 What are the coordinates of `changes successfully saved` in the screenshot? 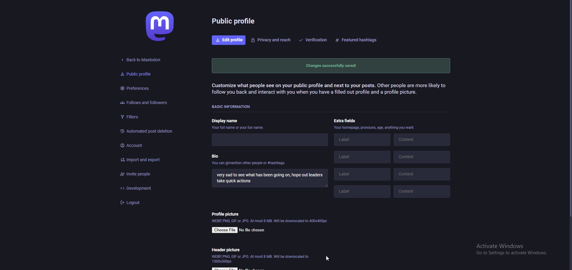 It's located at (330, 65).